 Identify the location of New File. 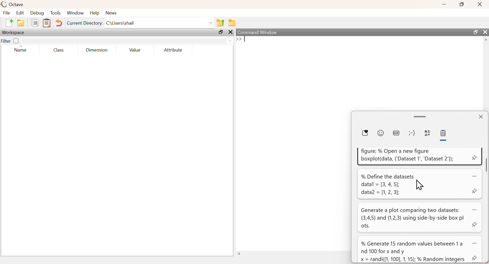
(9, 23).